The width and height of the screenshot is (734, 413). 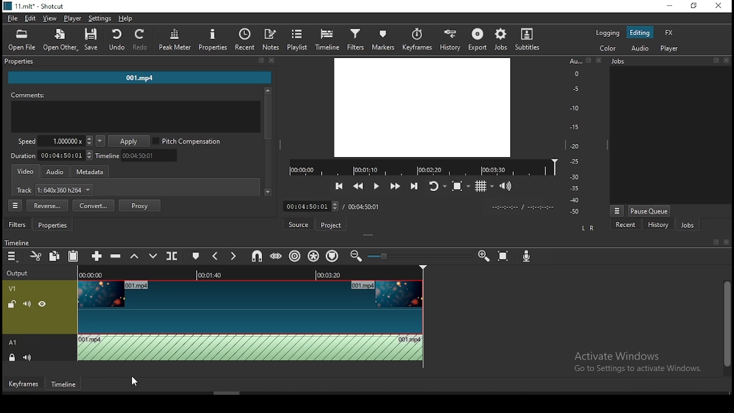 I want to click on settings, so click(x=100, y=19).